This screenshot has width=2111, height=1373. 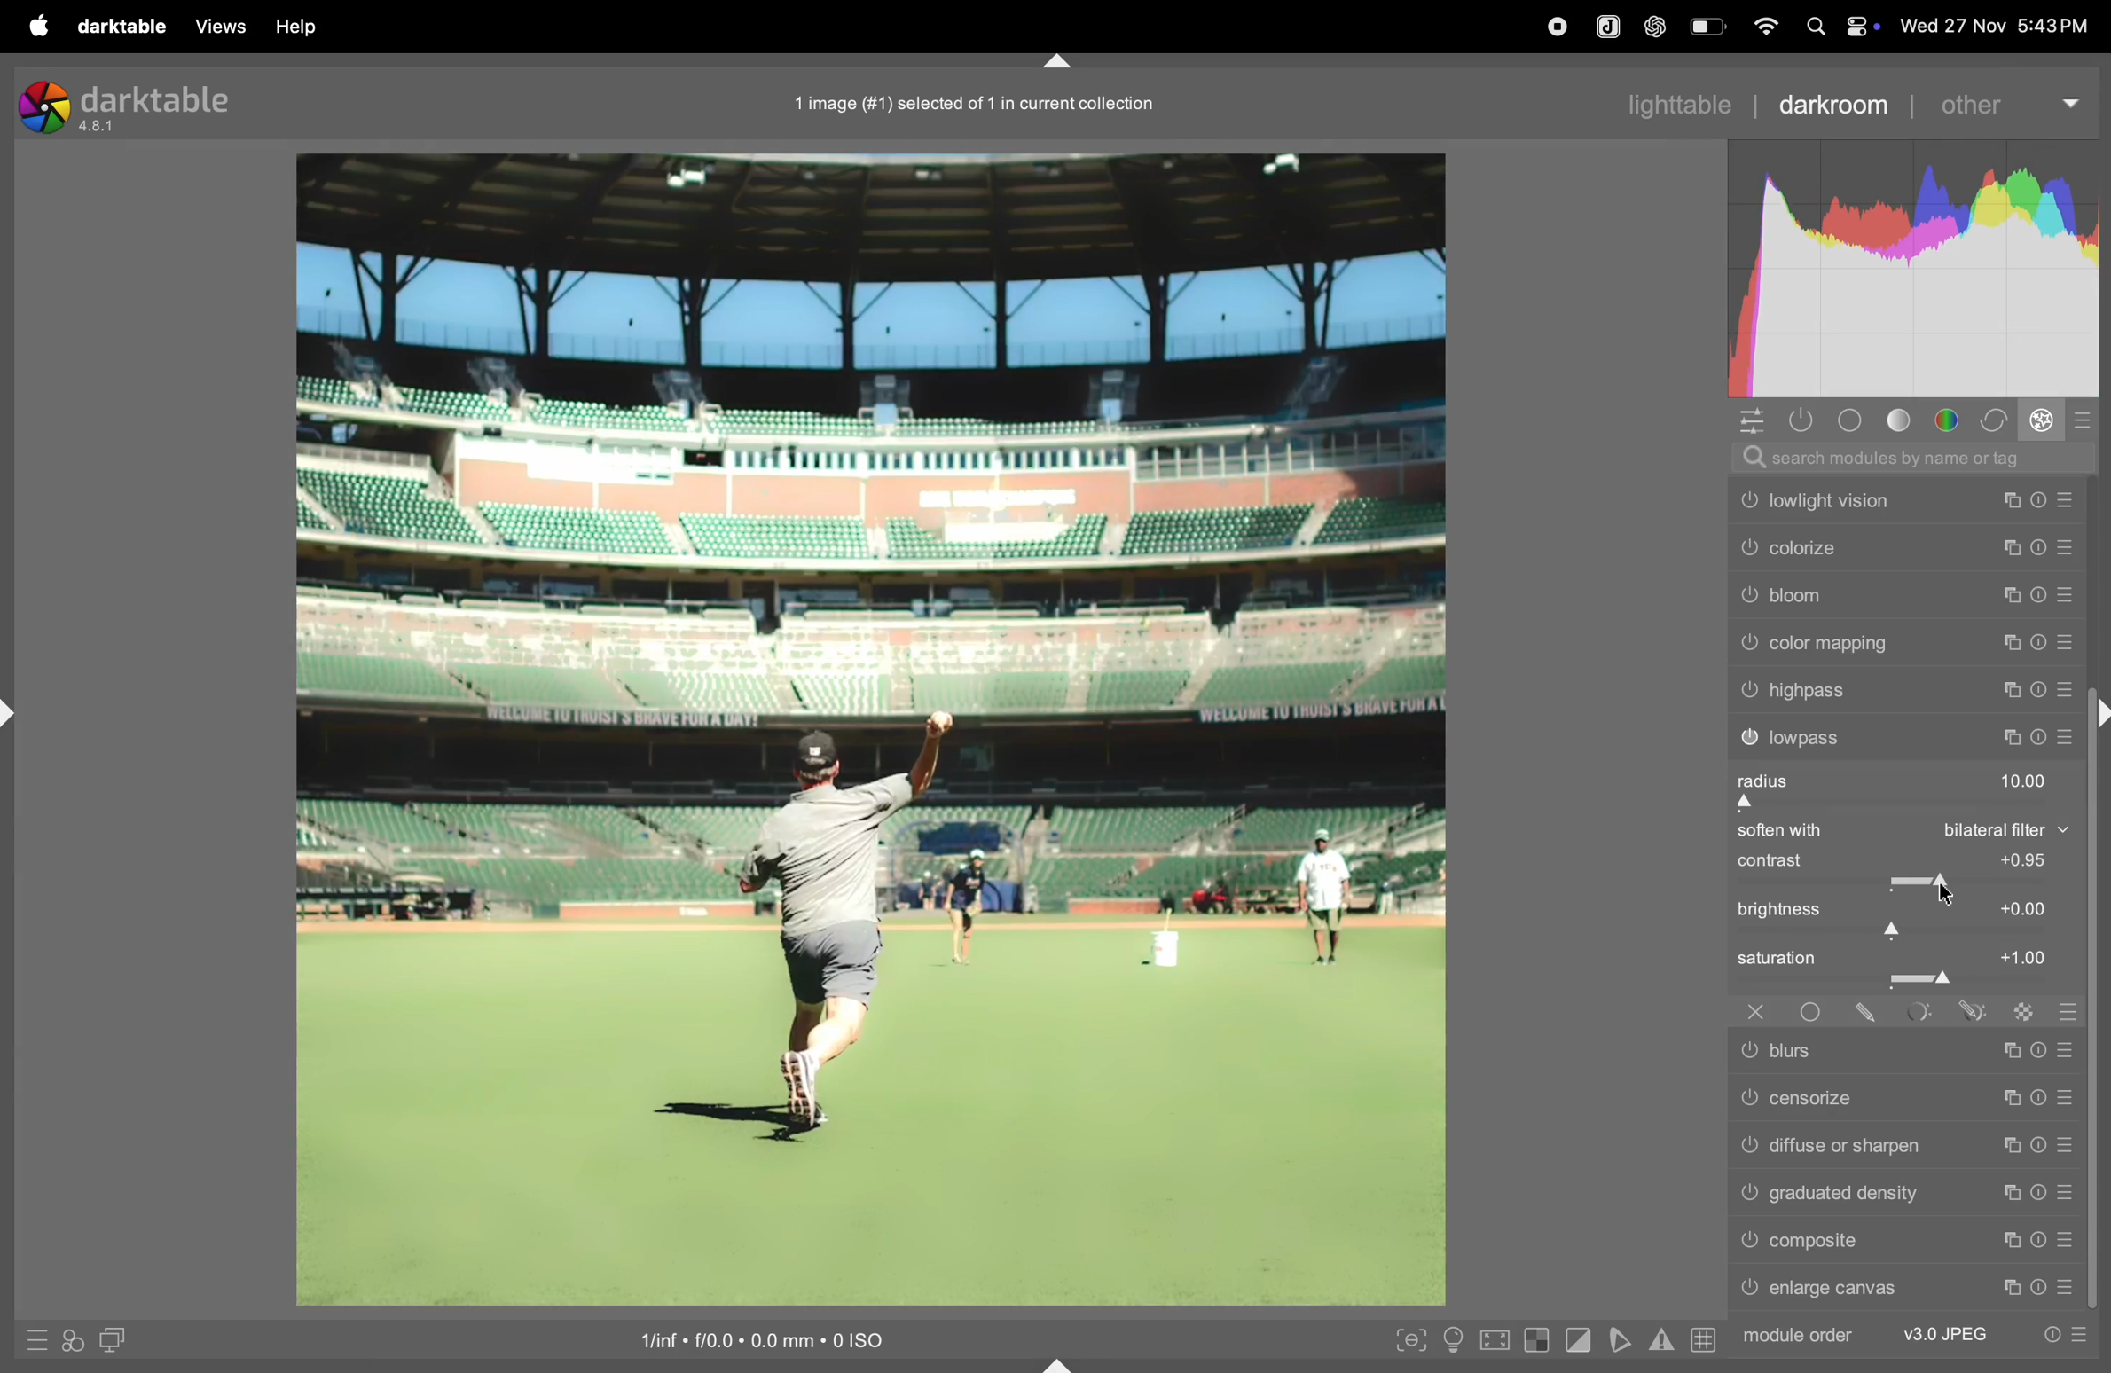 I want to click on brightness, so click(x=1901, y=920).